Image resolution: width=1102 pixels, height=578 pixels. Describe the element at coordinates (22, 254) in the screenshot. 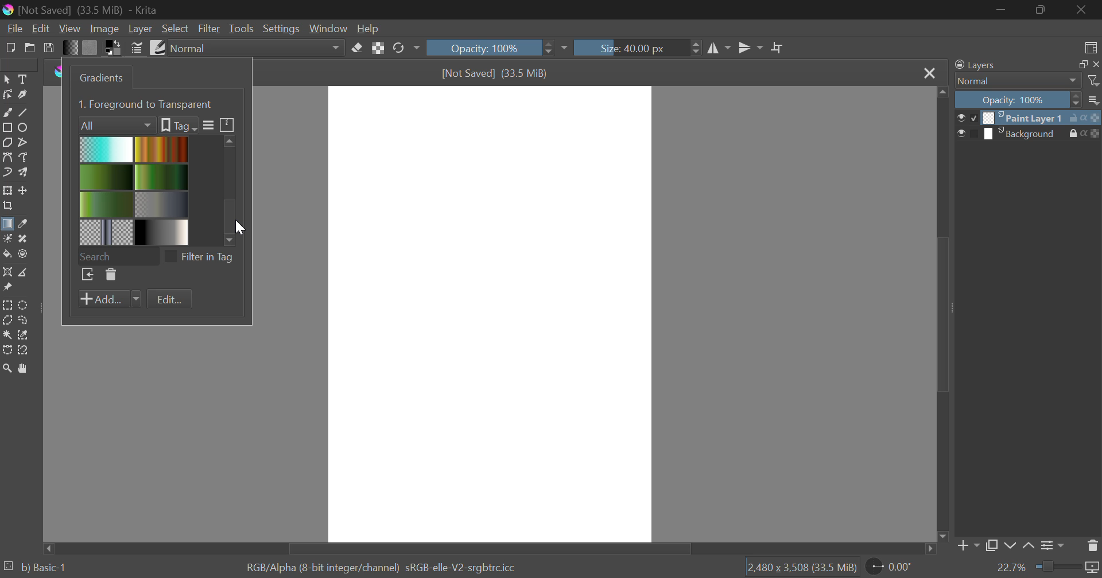

I see `Enclose and Fill` at that location.